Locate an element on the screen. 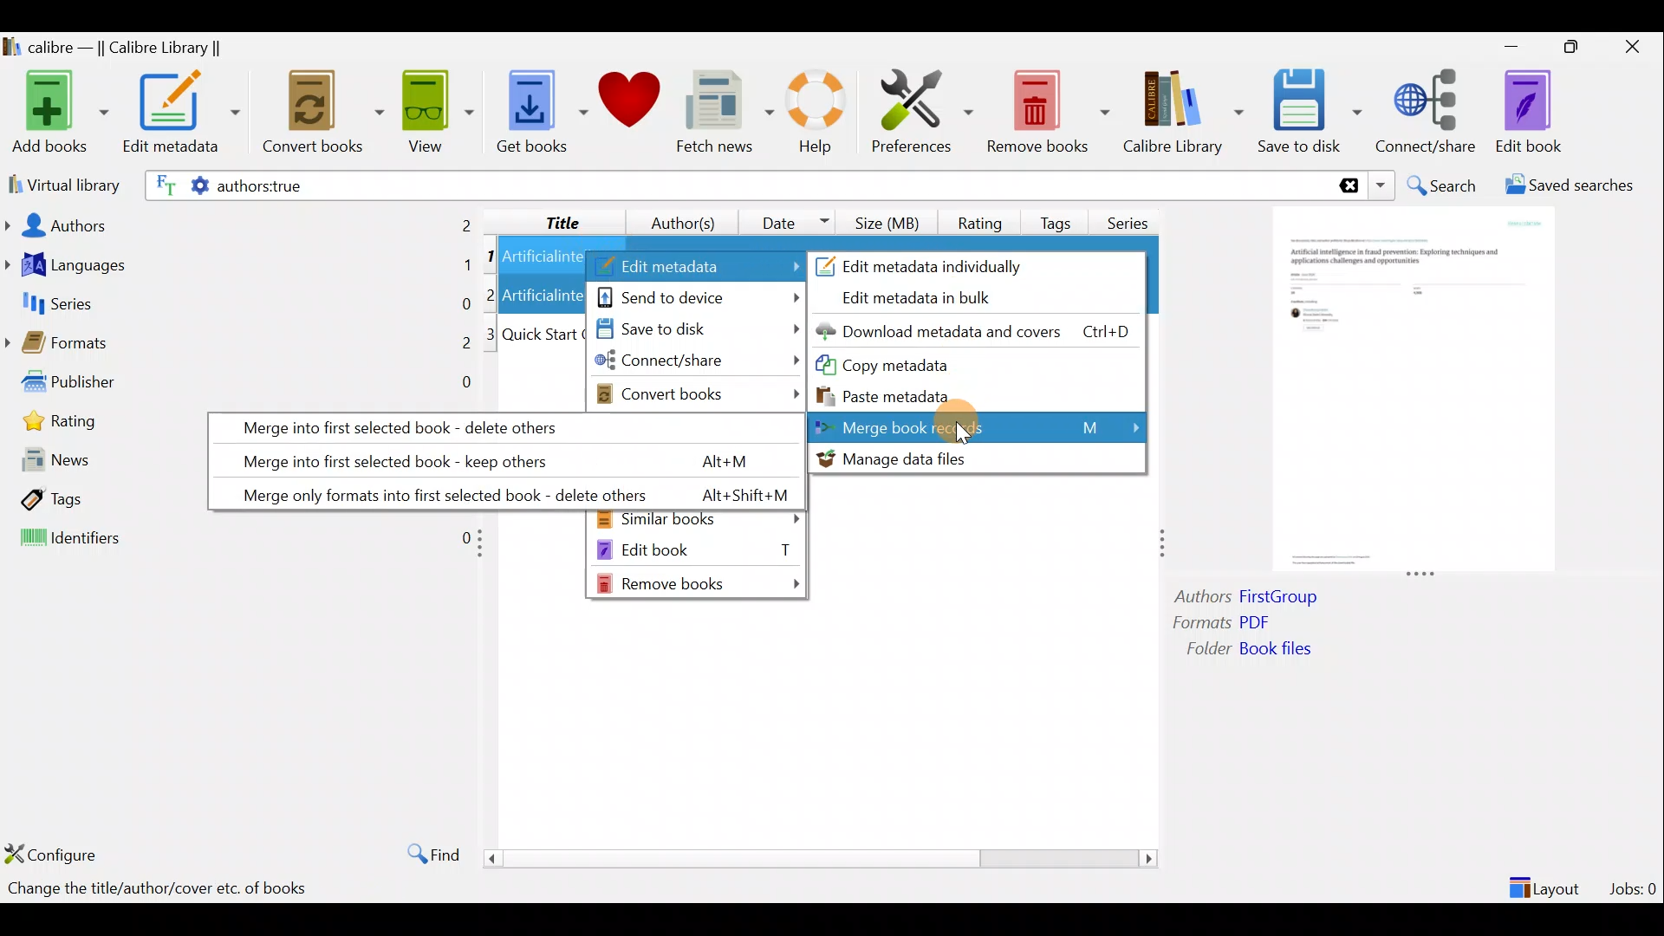 The image size is (1664, 936). Size is located at coordinates (891, 220).